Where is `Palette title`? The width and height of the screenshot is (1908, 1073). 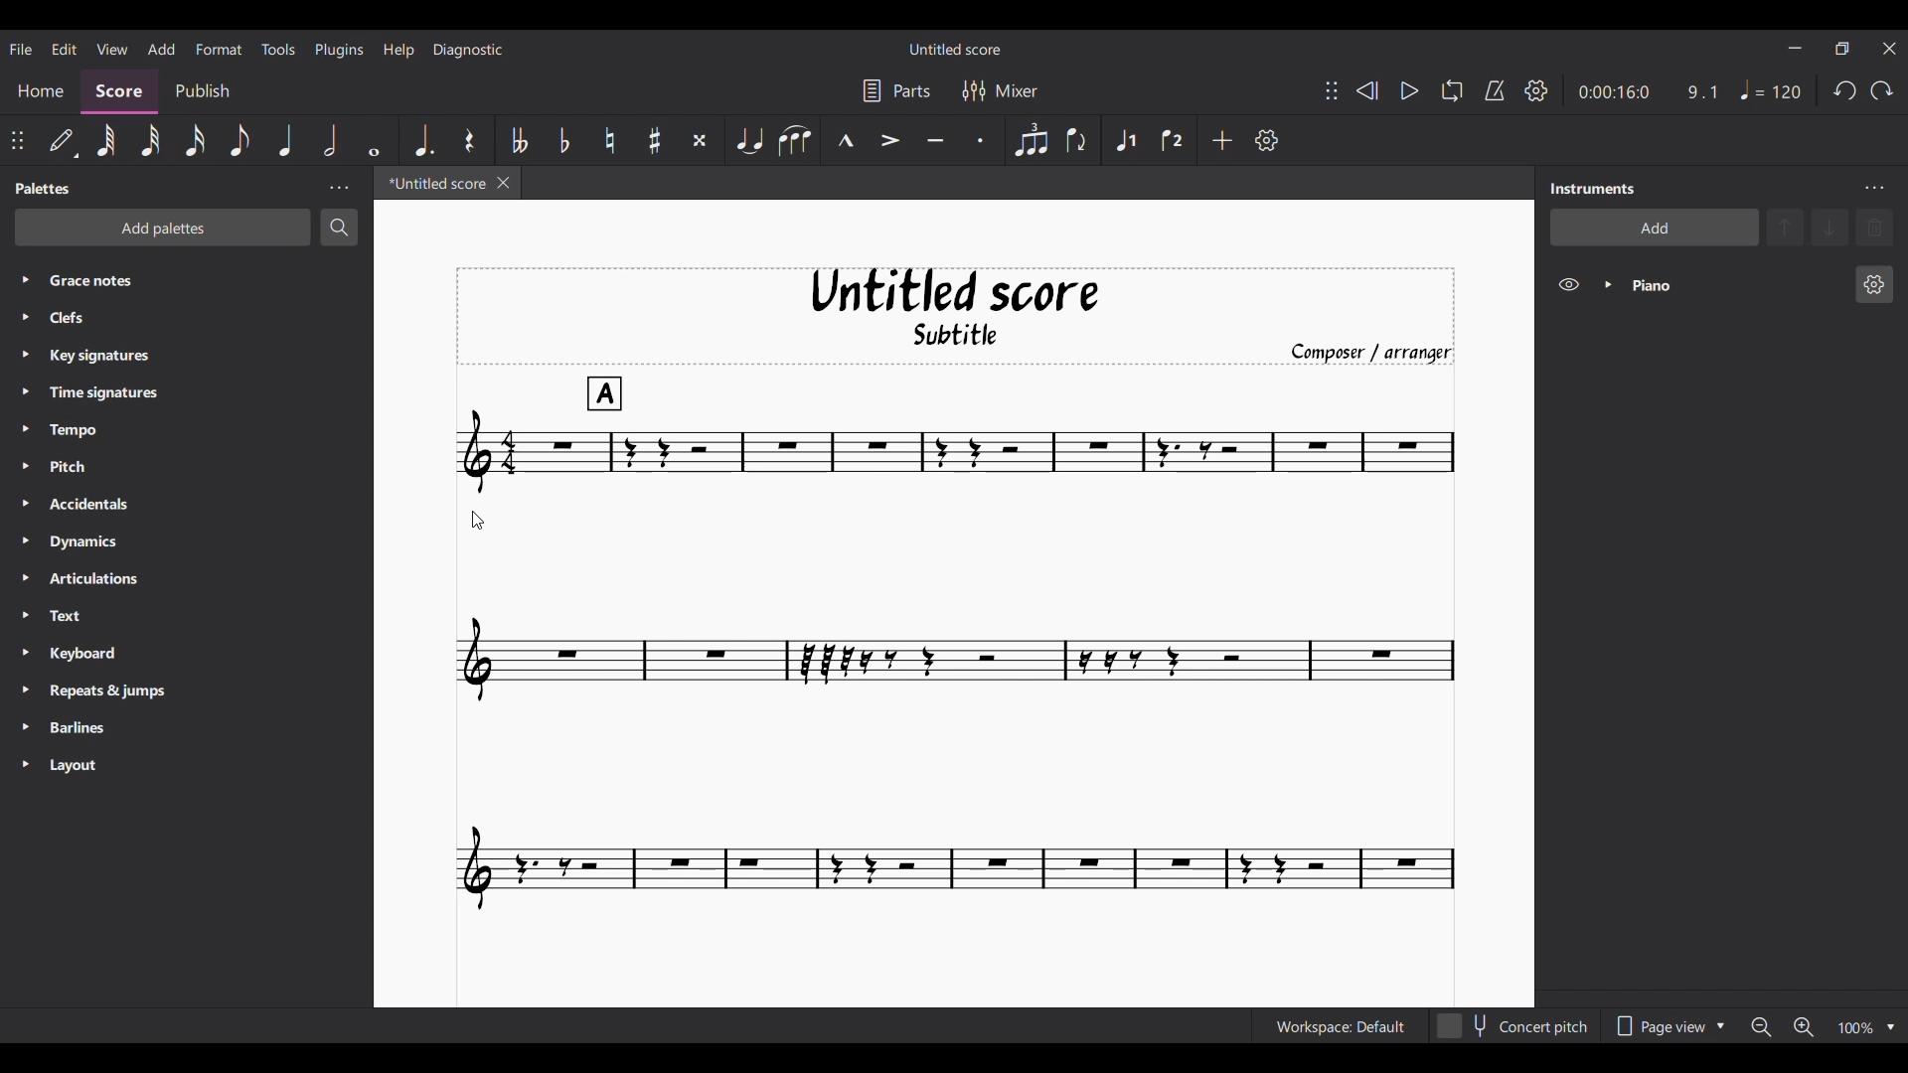
Palette title is located at coordinates (45, 189).